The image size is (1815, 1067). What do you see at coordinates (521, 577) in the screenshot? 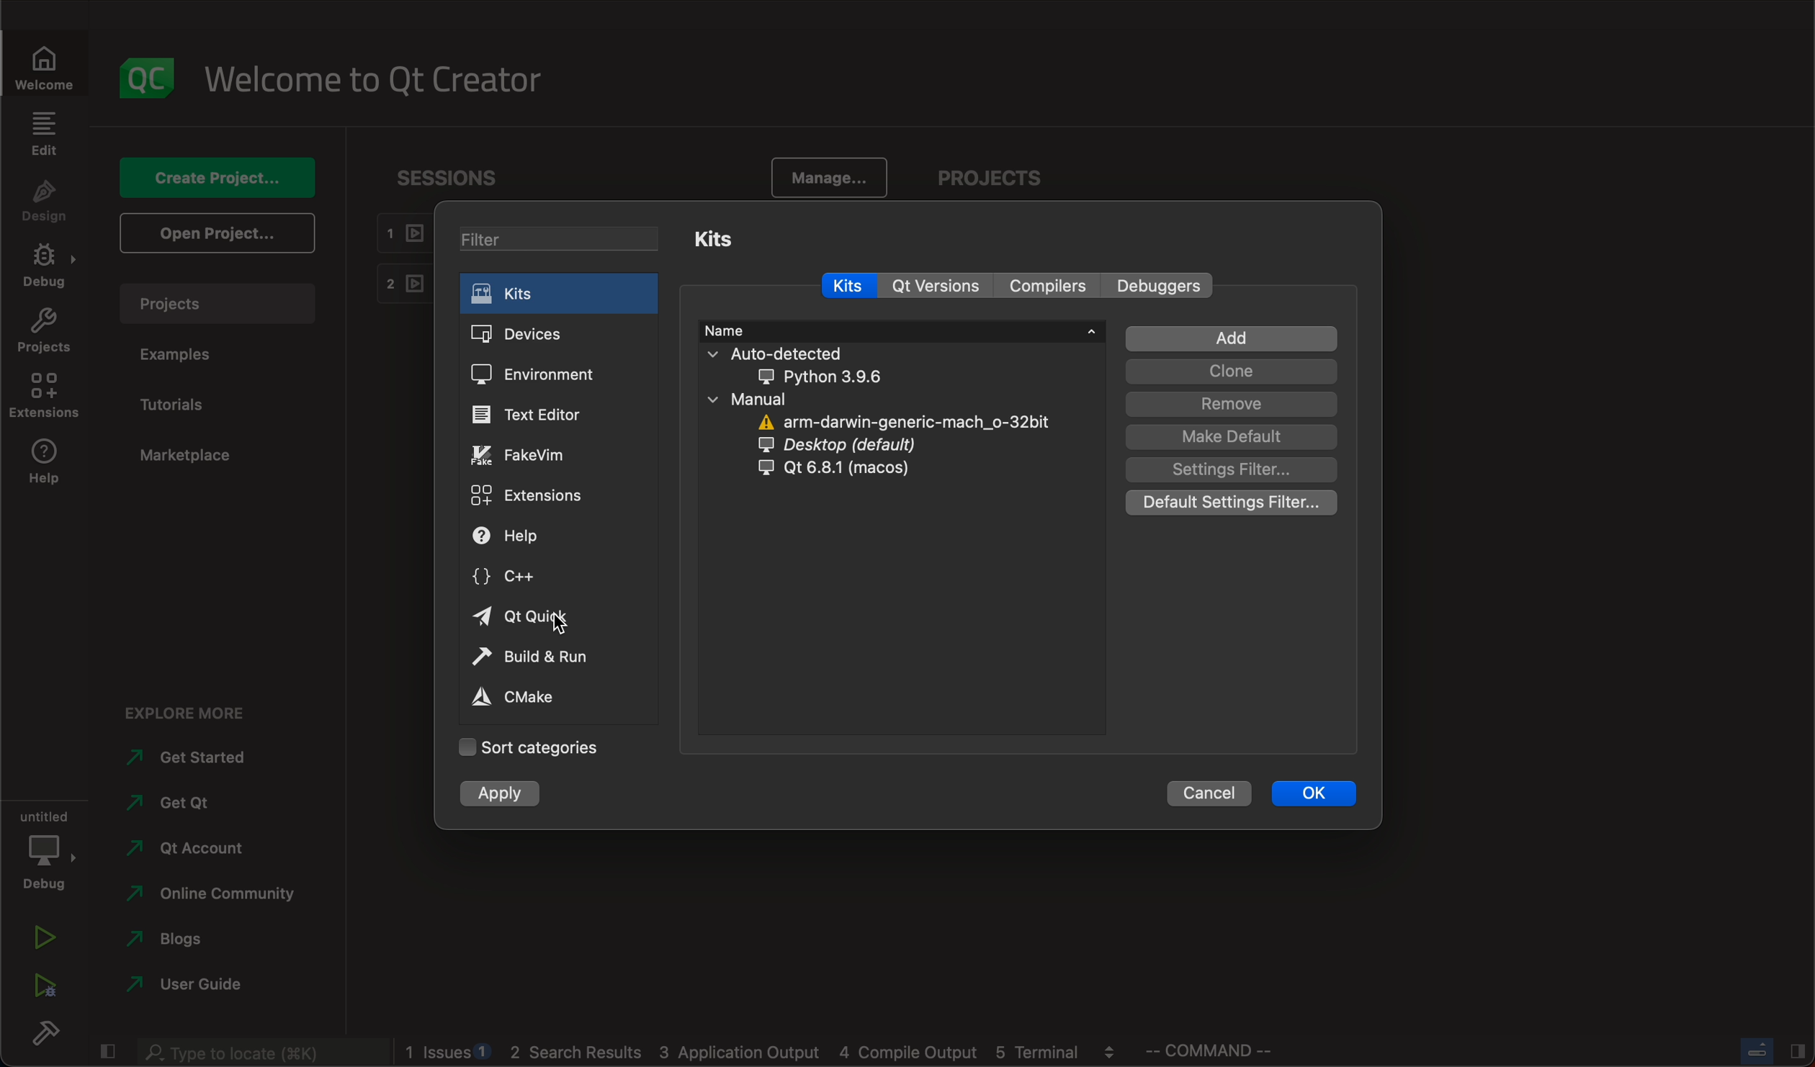
I see `c++` at bounding box center [521, 577].